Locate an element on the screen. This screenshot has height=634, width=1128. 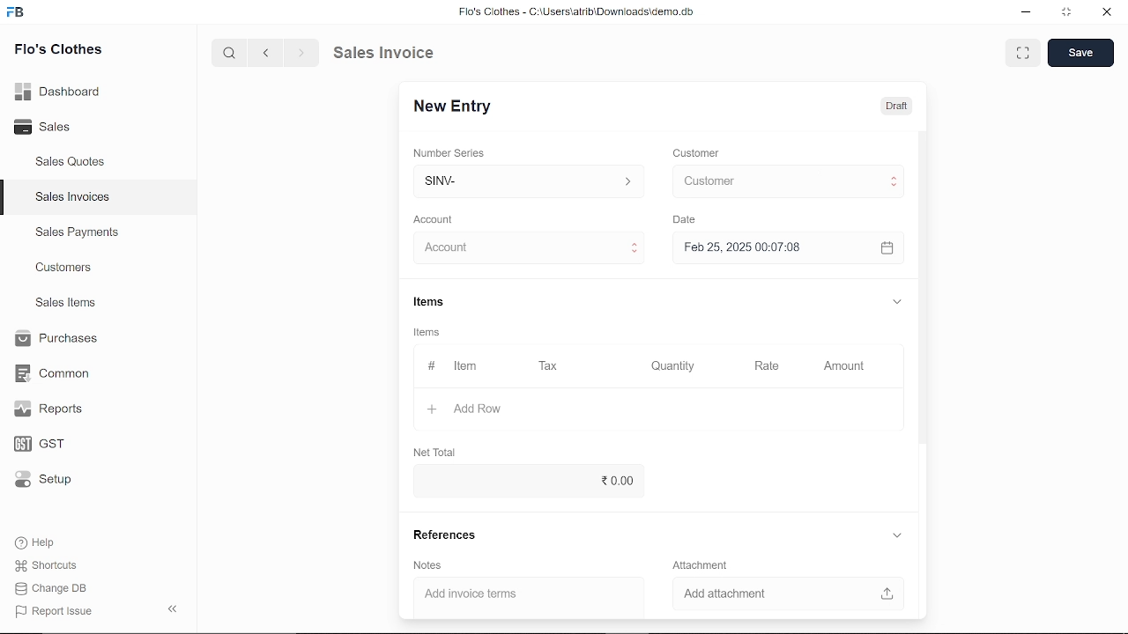
Sales Invoices is located at coordinates (72, 197).